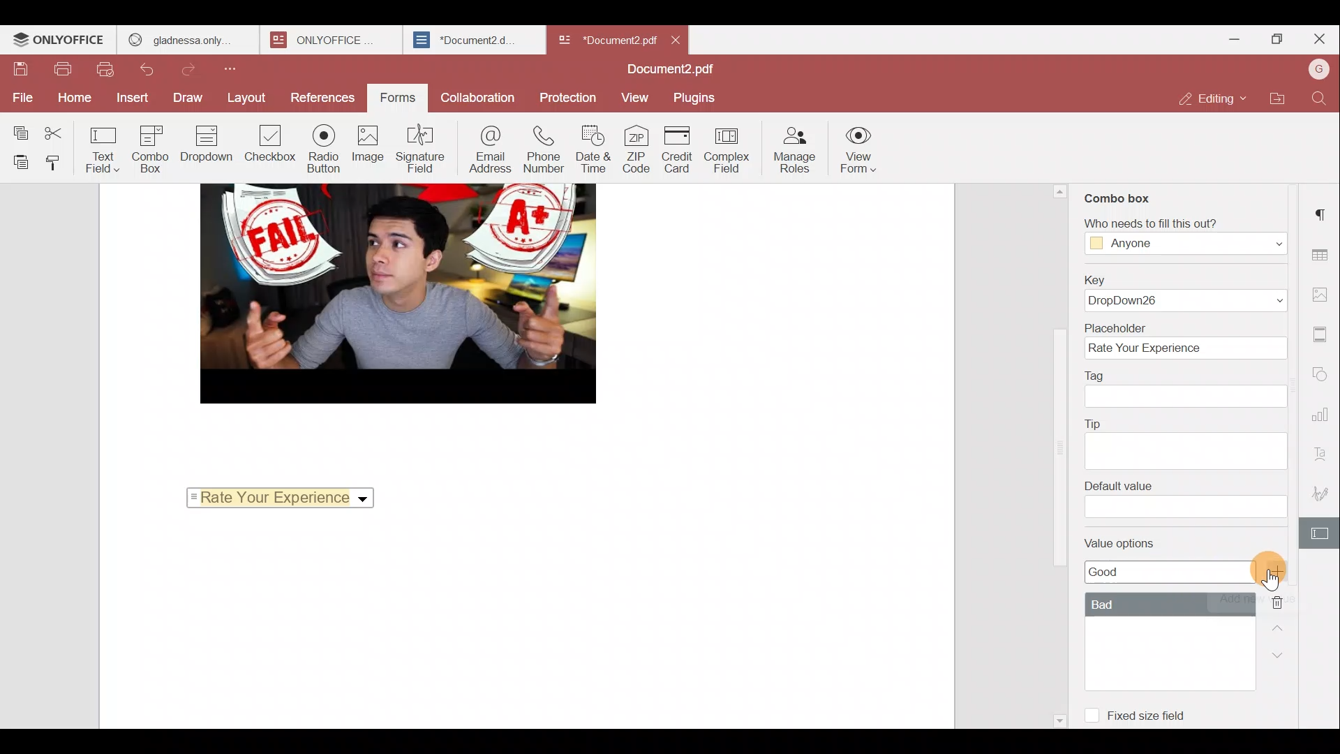 The height and width of the screenshot is (754, 1340). Describe the element at coordinates (180, 38) in the screenshot. I see `gladnessa only.` at that location.